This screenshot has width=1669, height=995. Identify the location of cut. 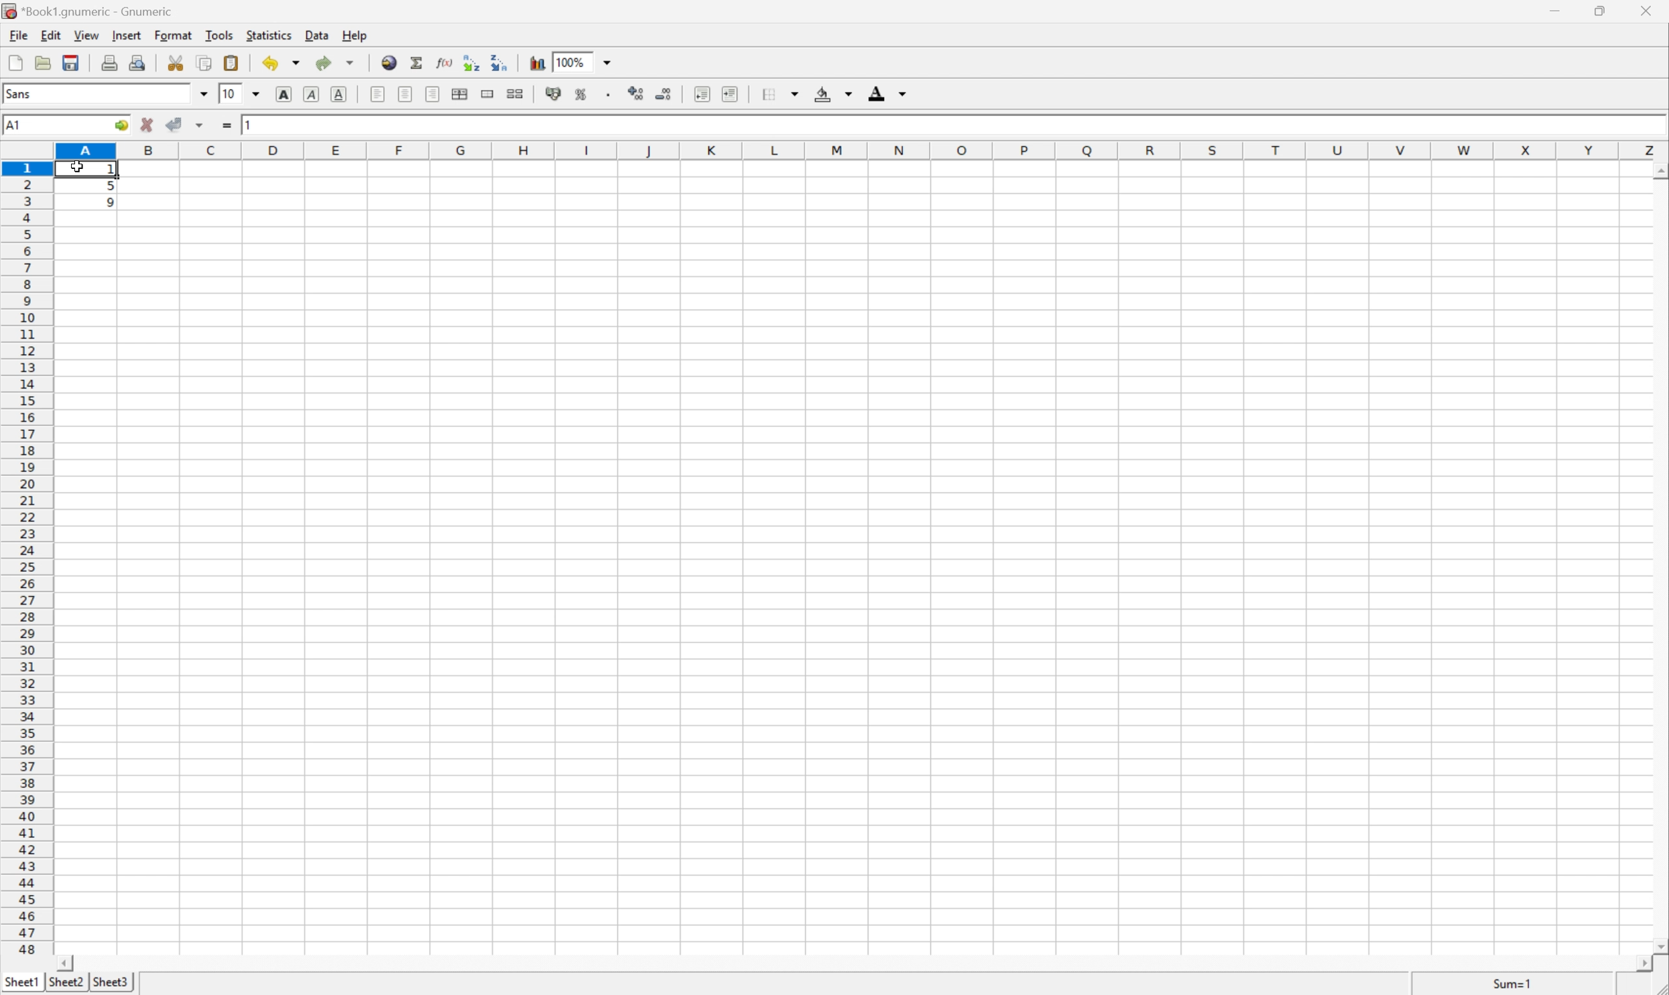
(176, 62).